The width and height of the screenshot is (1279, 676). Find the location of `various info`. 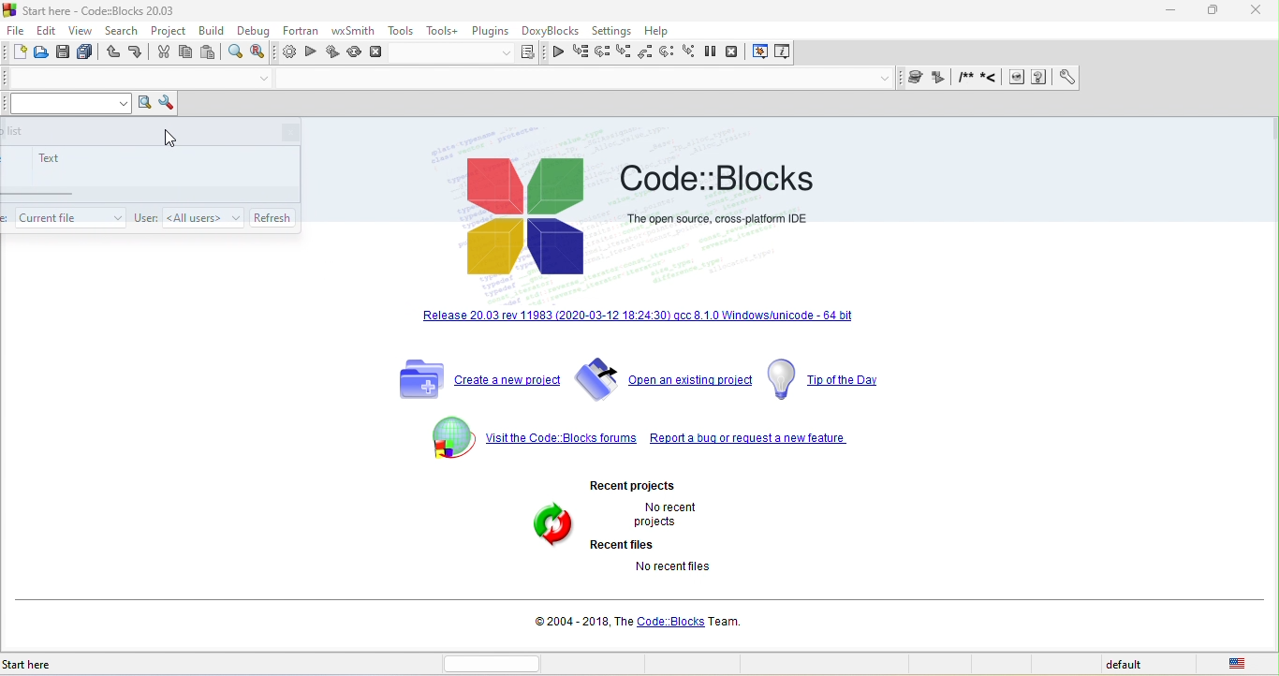

various info is located at coordinates (781, 53).